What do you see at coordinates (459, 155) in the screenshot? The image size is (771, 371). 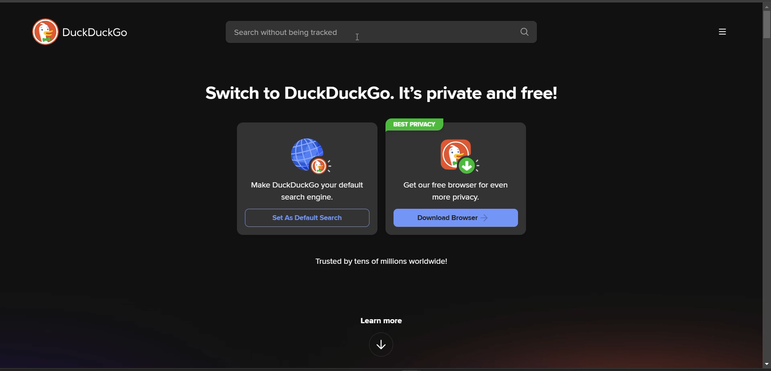 I see `icon` at bounding box center [459, 155].